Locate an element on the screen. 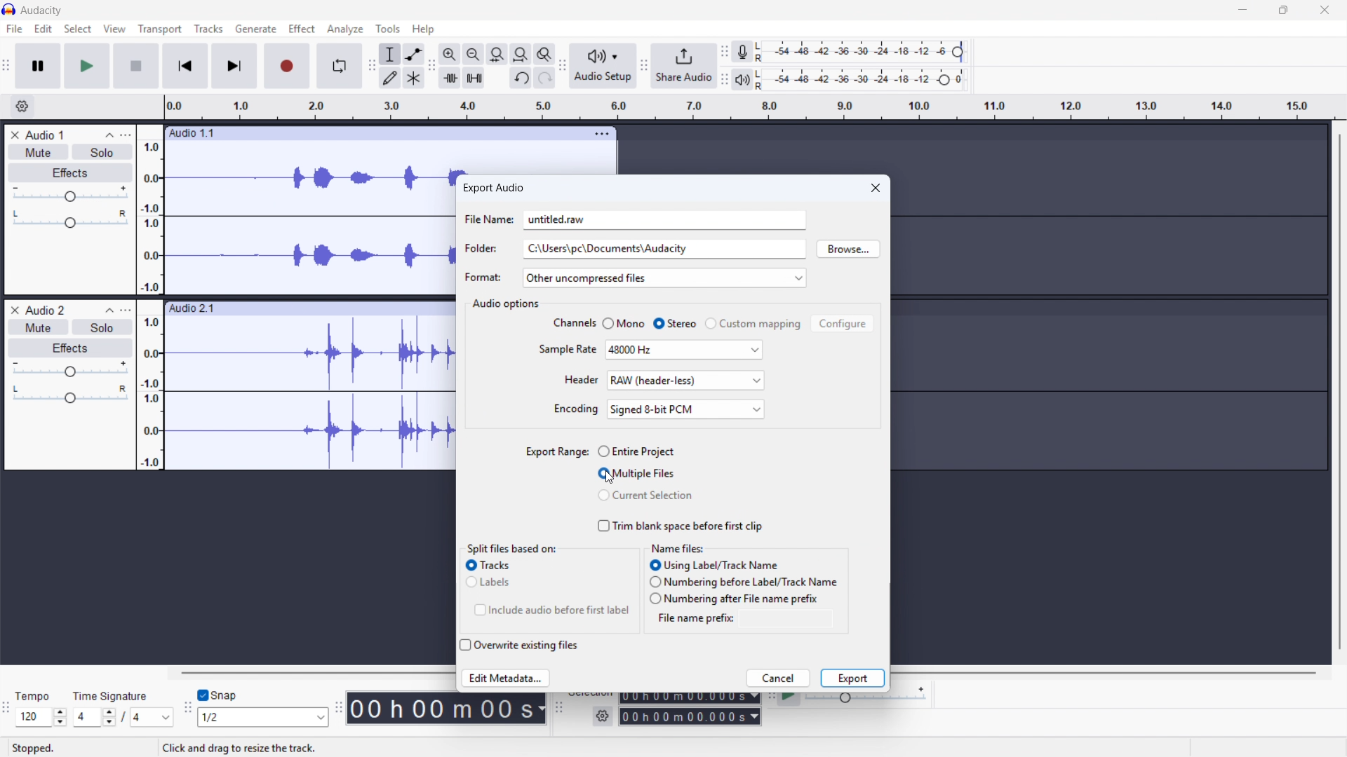  Multi - tool is located at coordinates (415, 79).